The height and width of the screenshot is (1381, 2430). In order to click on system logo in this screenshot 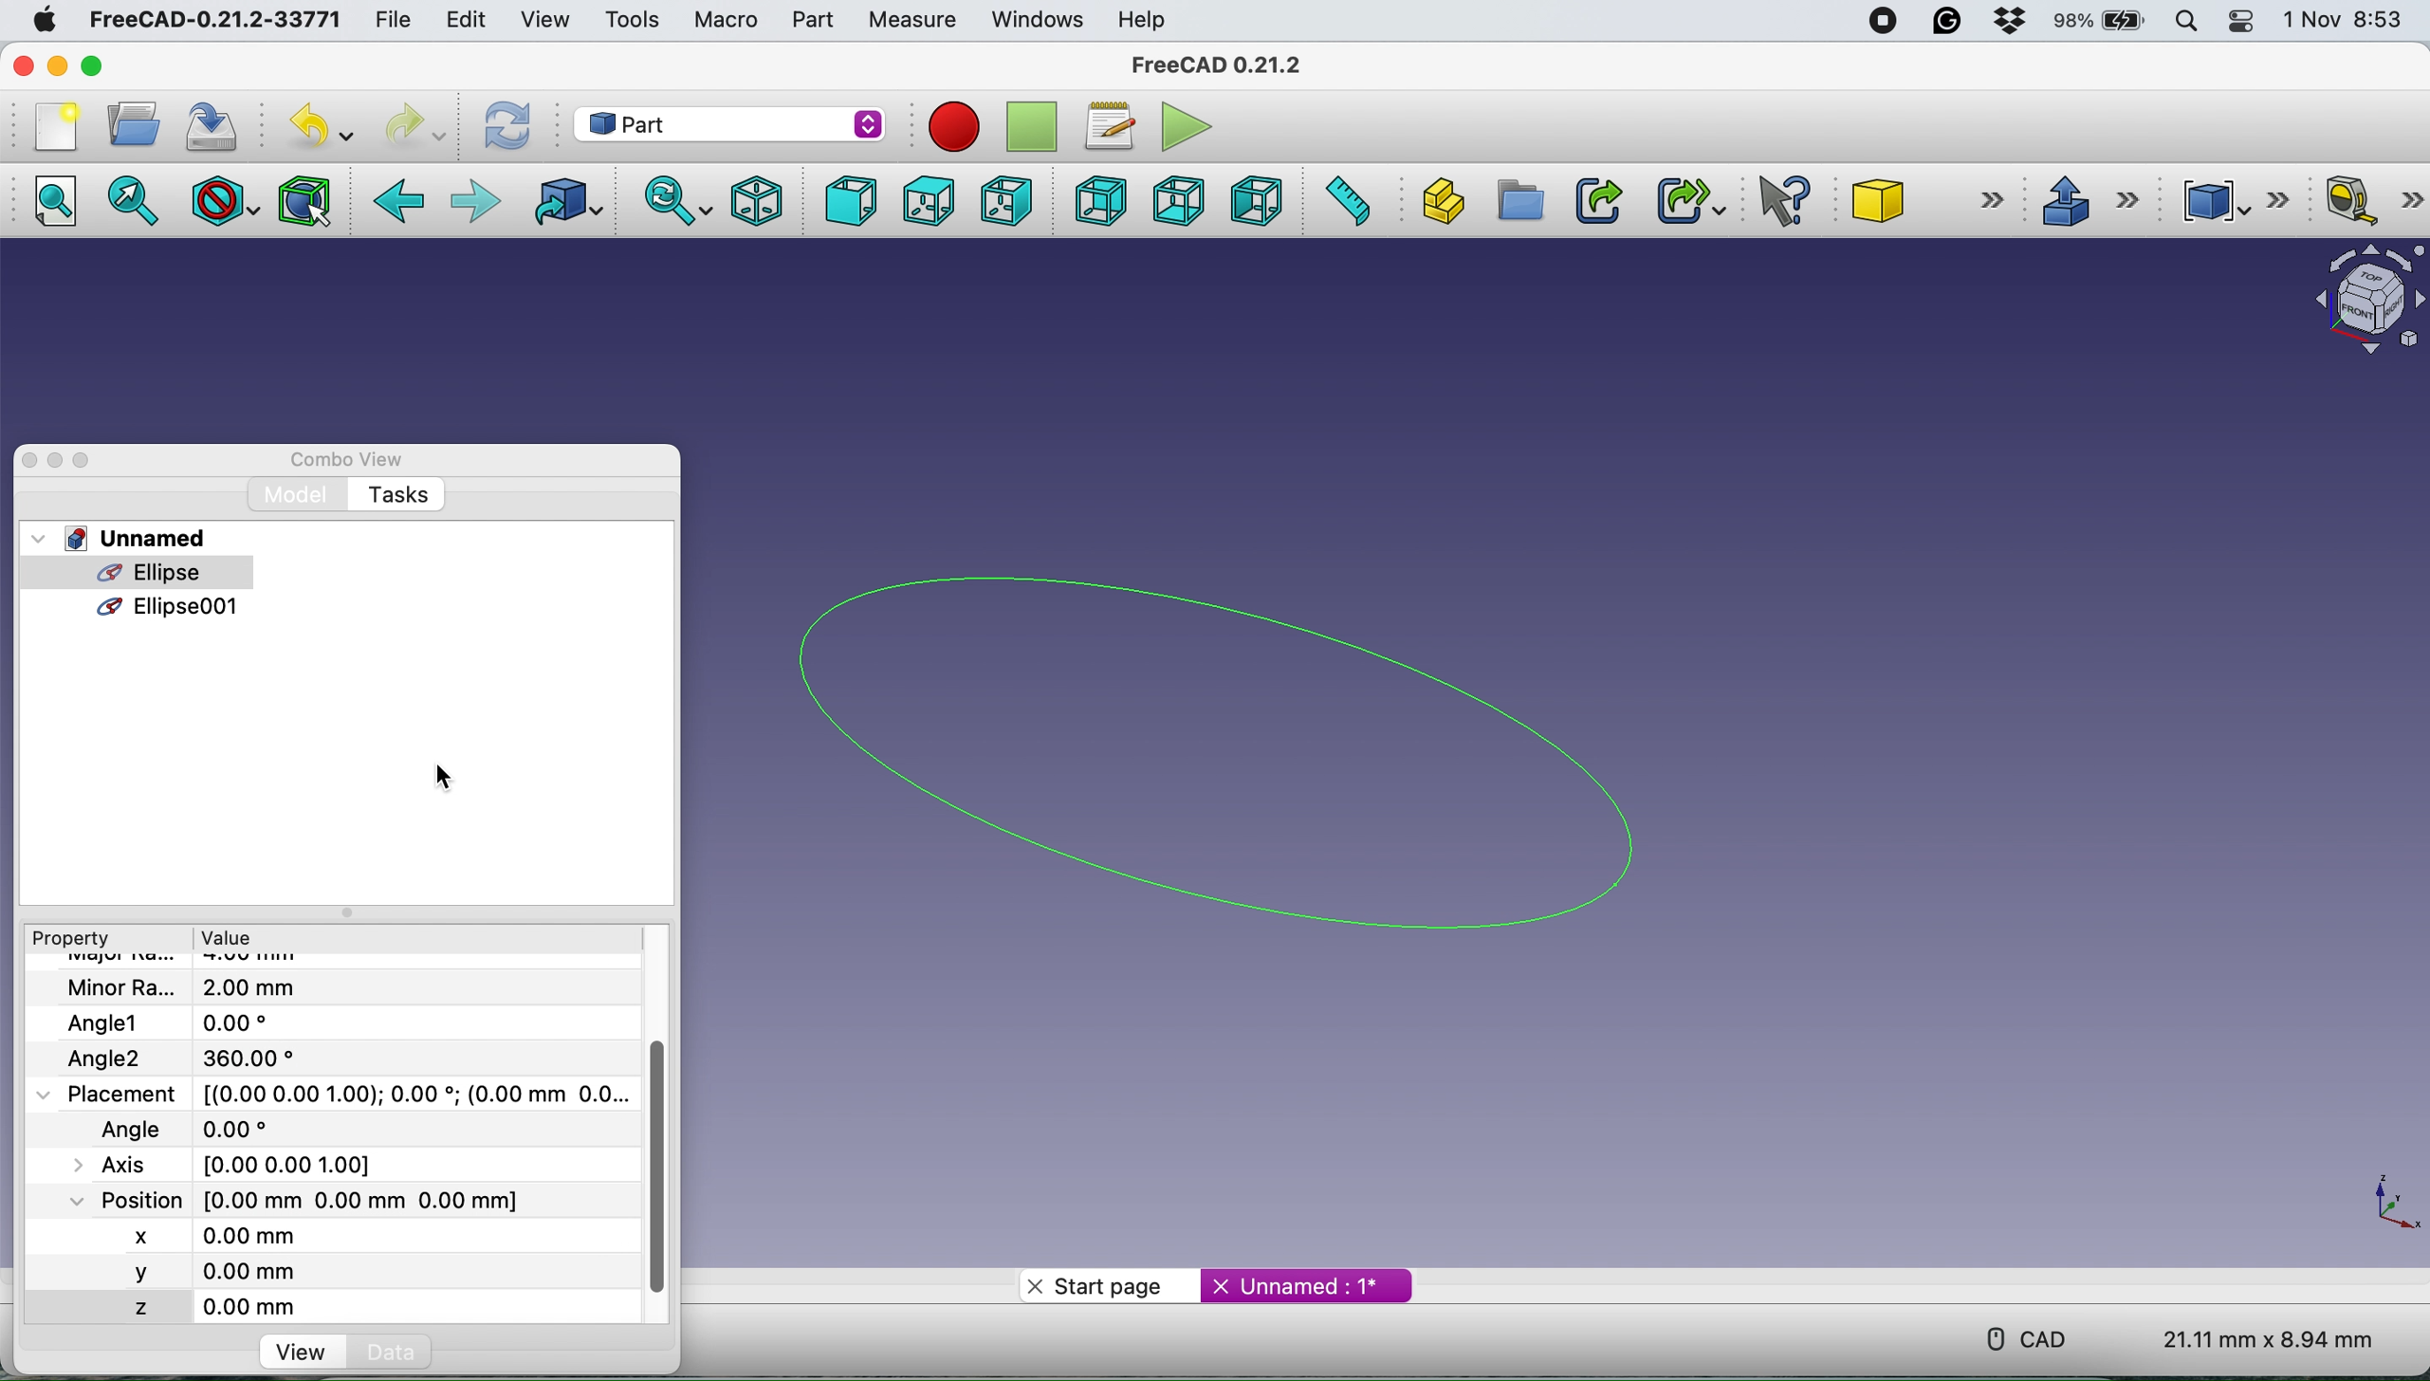, I will do `click(46, 21)`.